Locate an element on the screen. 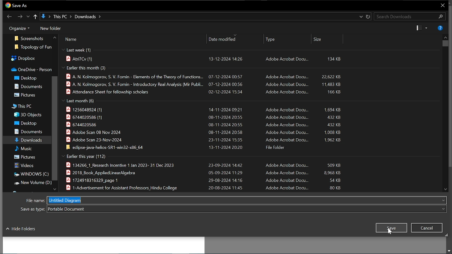 This screenshot has width=452, height=254. Vertical scrollbar for files is located at coordinates (444, 44).